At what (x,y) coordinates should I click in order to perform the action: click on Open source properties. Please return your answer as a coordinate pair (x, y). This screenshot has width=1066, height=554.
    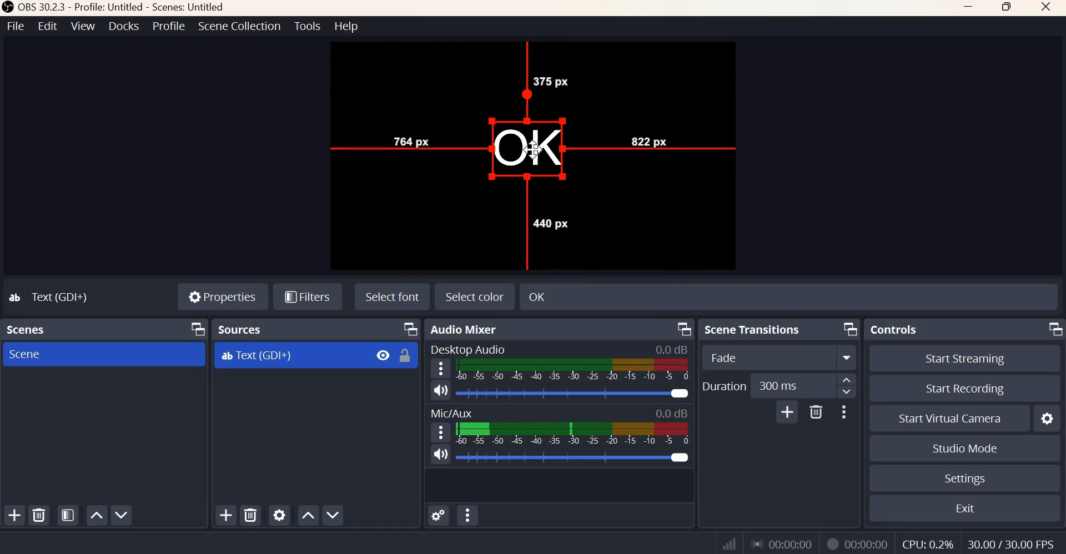
    Looking at the image, I should click on (279, 515).